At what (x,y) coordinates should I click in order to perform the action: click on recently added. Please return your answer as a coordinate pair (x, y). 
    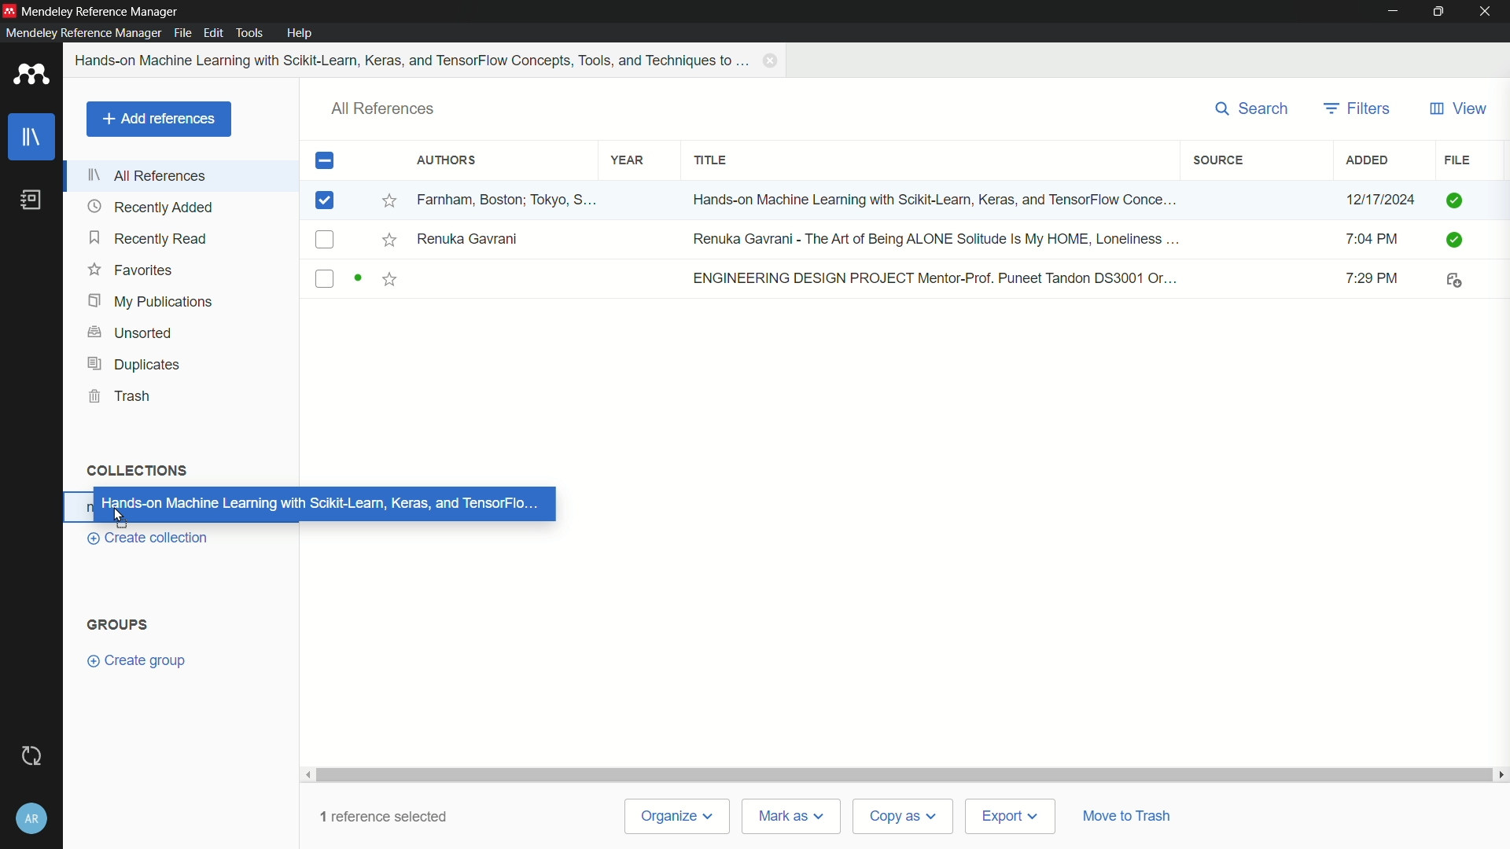
    Looking at the image, I should click on (150, 207).